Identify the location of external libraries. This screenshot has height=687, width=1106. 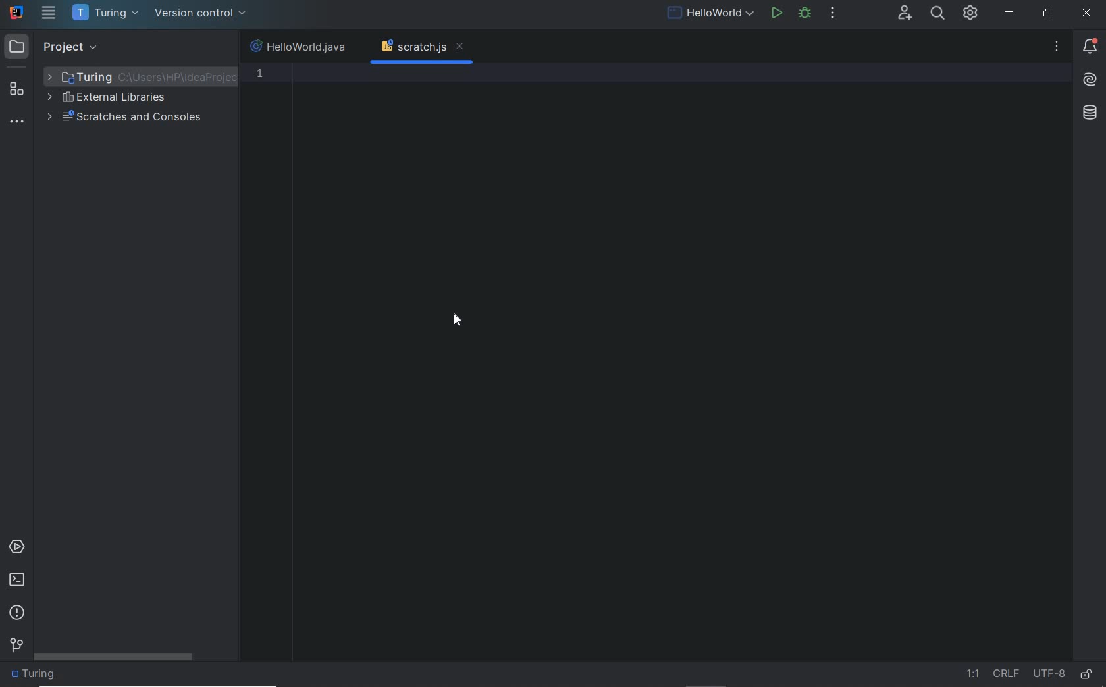
(111, 97).